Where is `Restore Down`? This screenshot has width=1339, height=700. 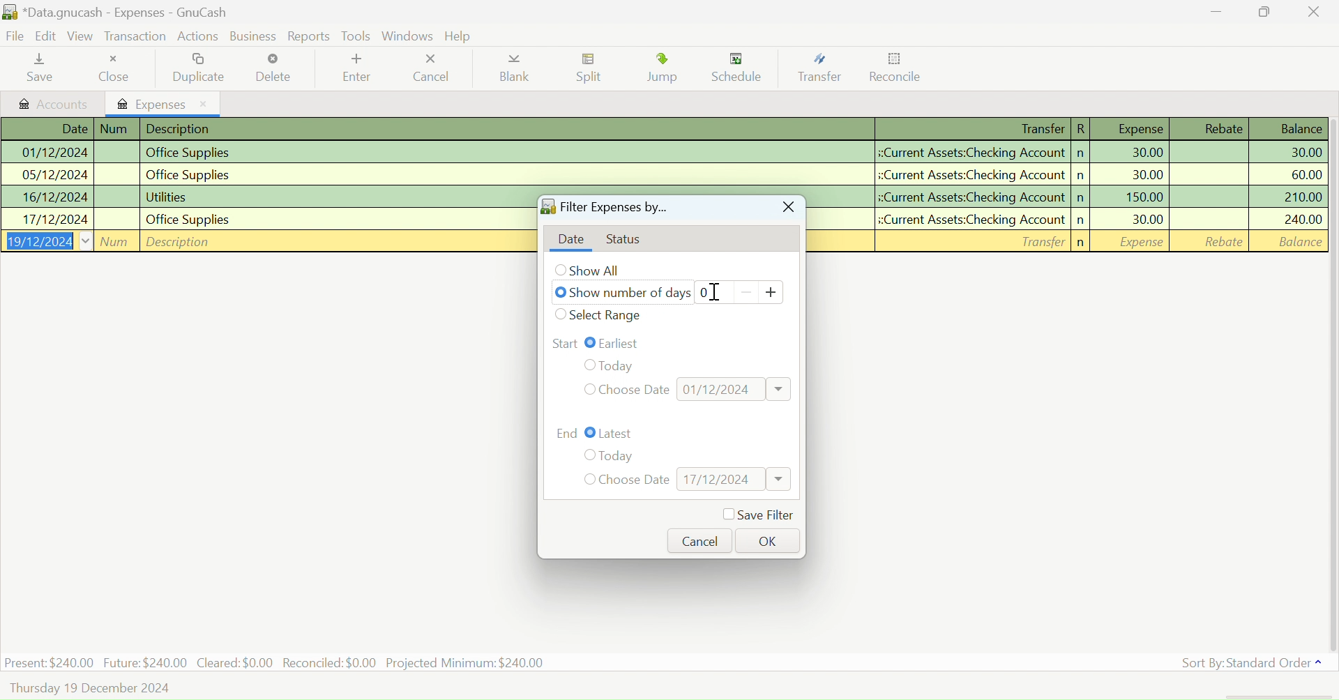 Restore Down is located at coordinates (1216, 11).